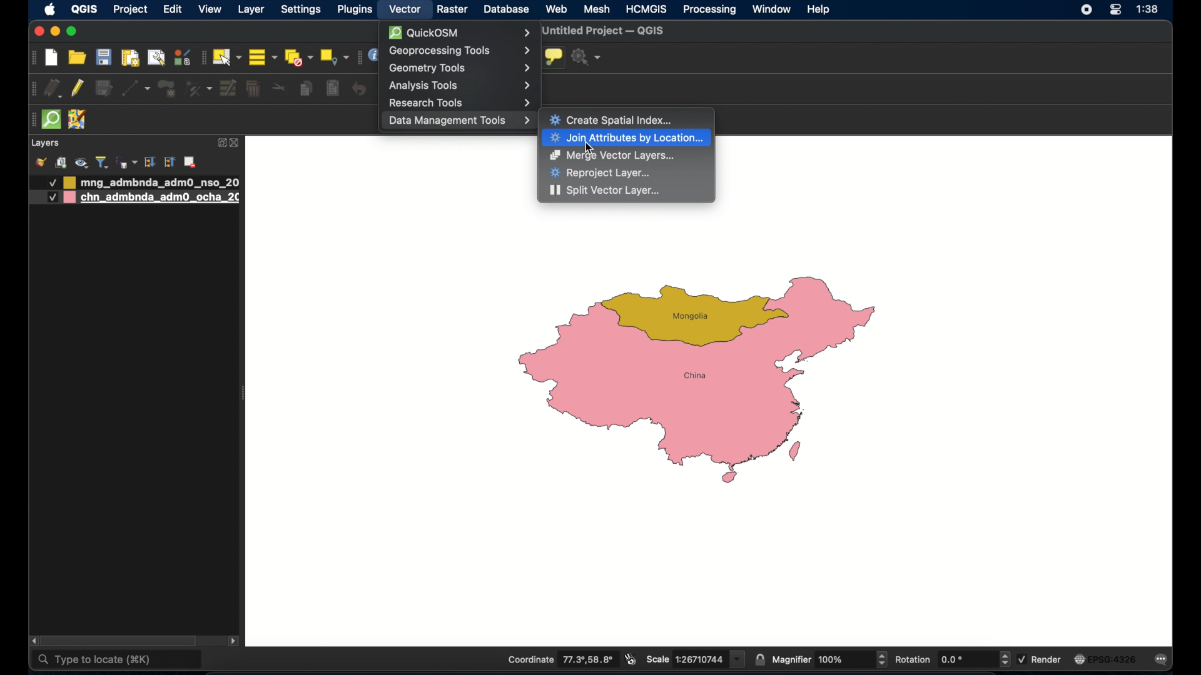  Describe the element at coordinates (591, 148) in the screenshot. I see `cursor` at that location.